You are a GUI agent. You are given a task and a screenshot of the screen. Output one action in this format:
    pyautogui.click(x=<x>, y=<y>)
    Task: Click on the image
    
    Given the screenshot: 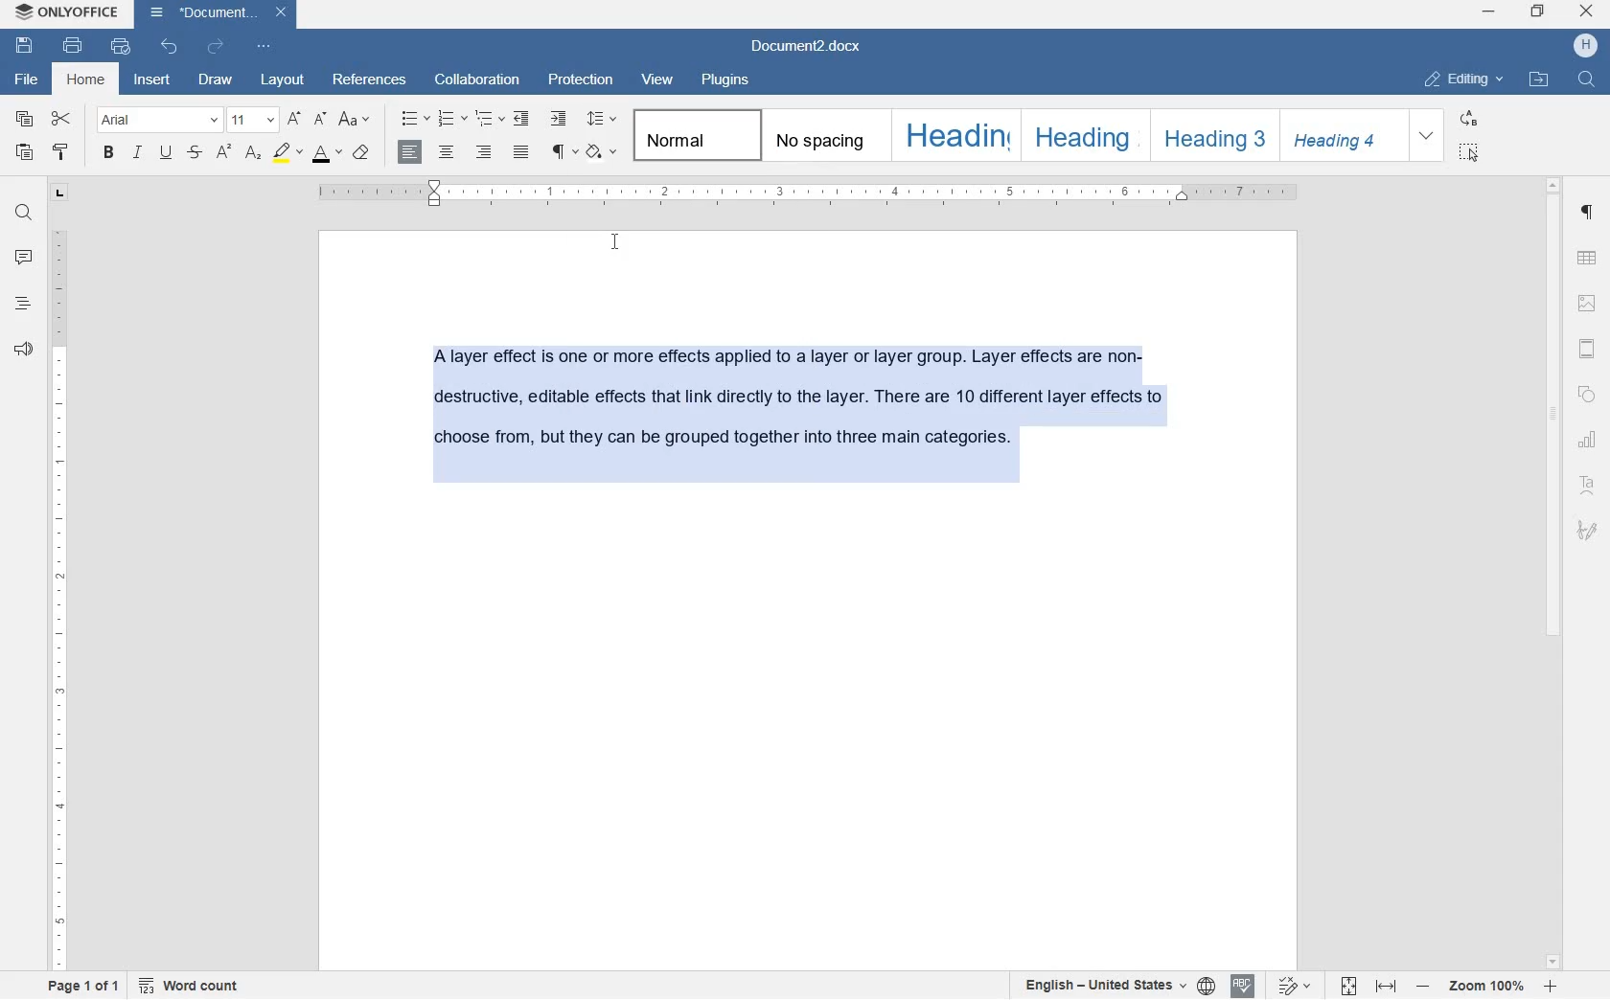 What is the action you would take?
    pyautogui.click(x=1587, y=303)
    